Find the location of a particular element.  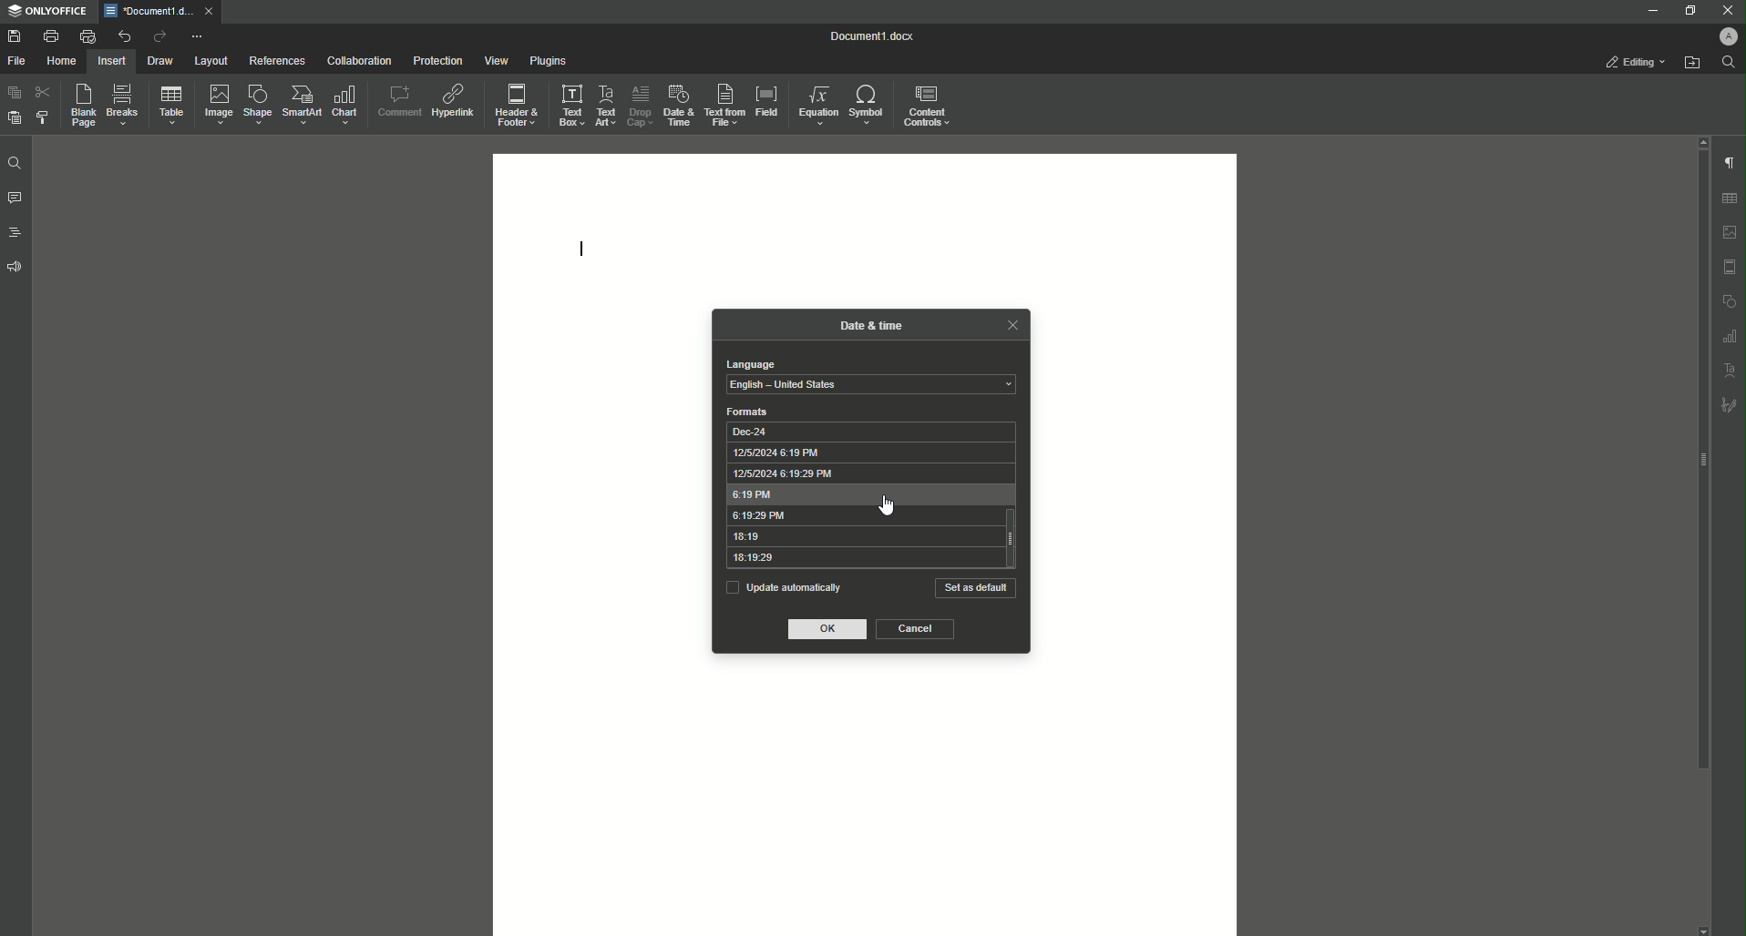

Text Box is located at coordinates (570, 104).